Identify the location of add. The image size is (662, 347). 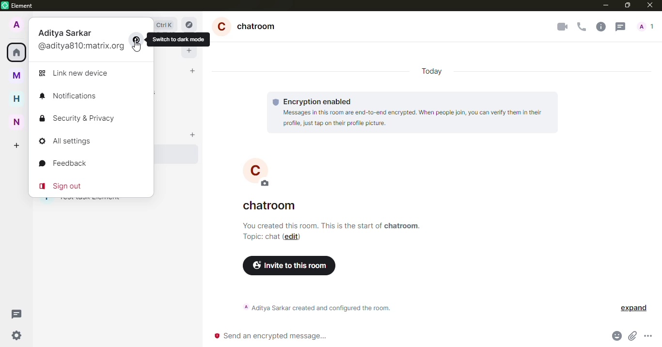
(190, 51).